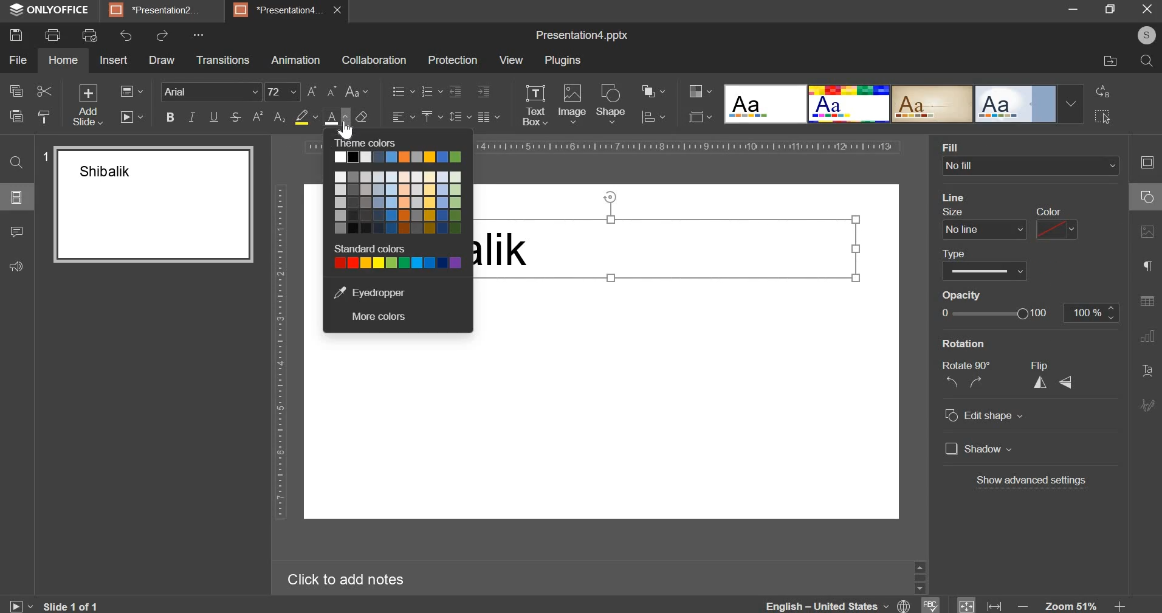 Image resolution: width=1162 pixels, height=613 pixels. Describe the element at coordinates (689, 146) in the screenshot. I see `horizontal scale` at that location.